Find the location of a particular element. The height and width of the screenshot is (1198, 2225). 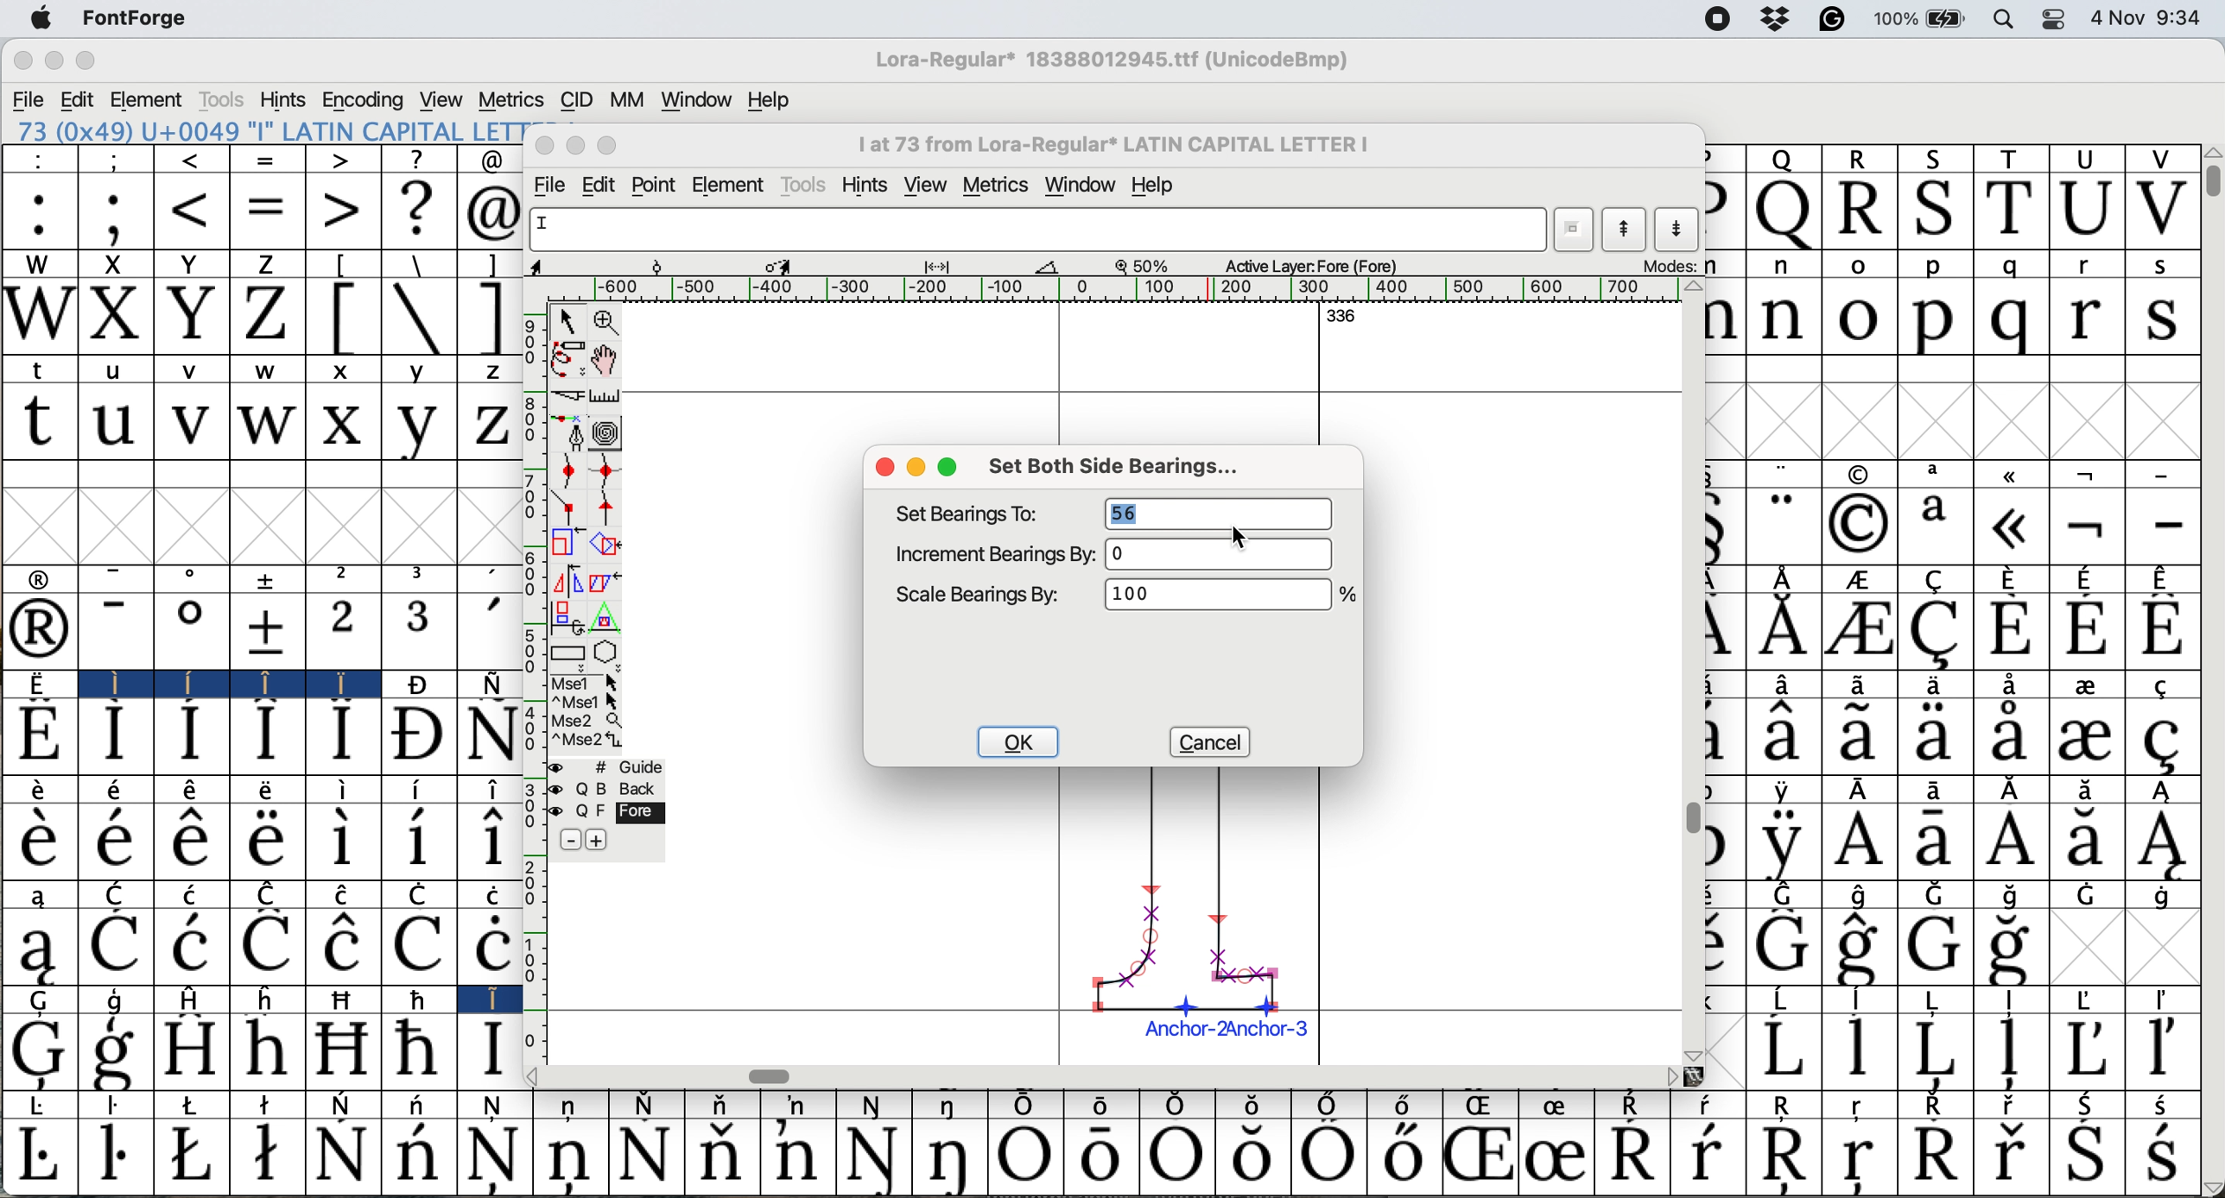

Symbol is located at coordinates (1477, 1157).